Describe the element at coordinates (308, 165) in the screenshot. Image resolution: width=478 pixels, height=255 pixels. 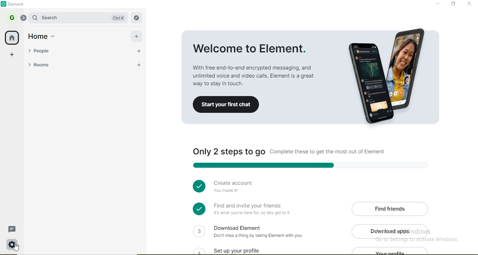
I see `progress` at that location.